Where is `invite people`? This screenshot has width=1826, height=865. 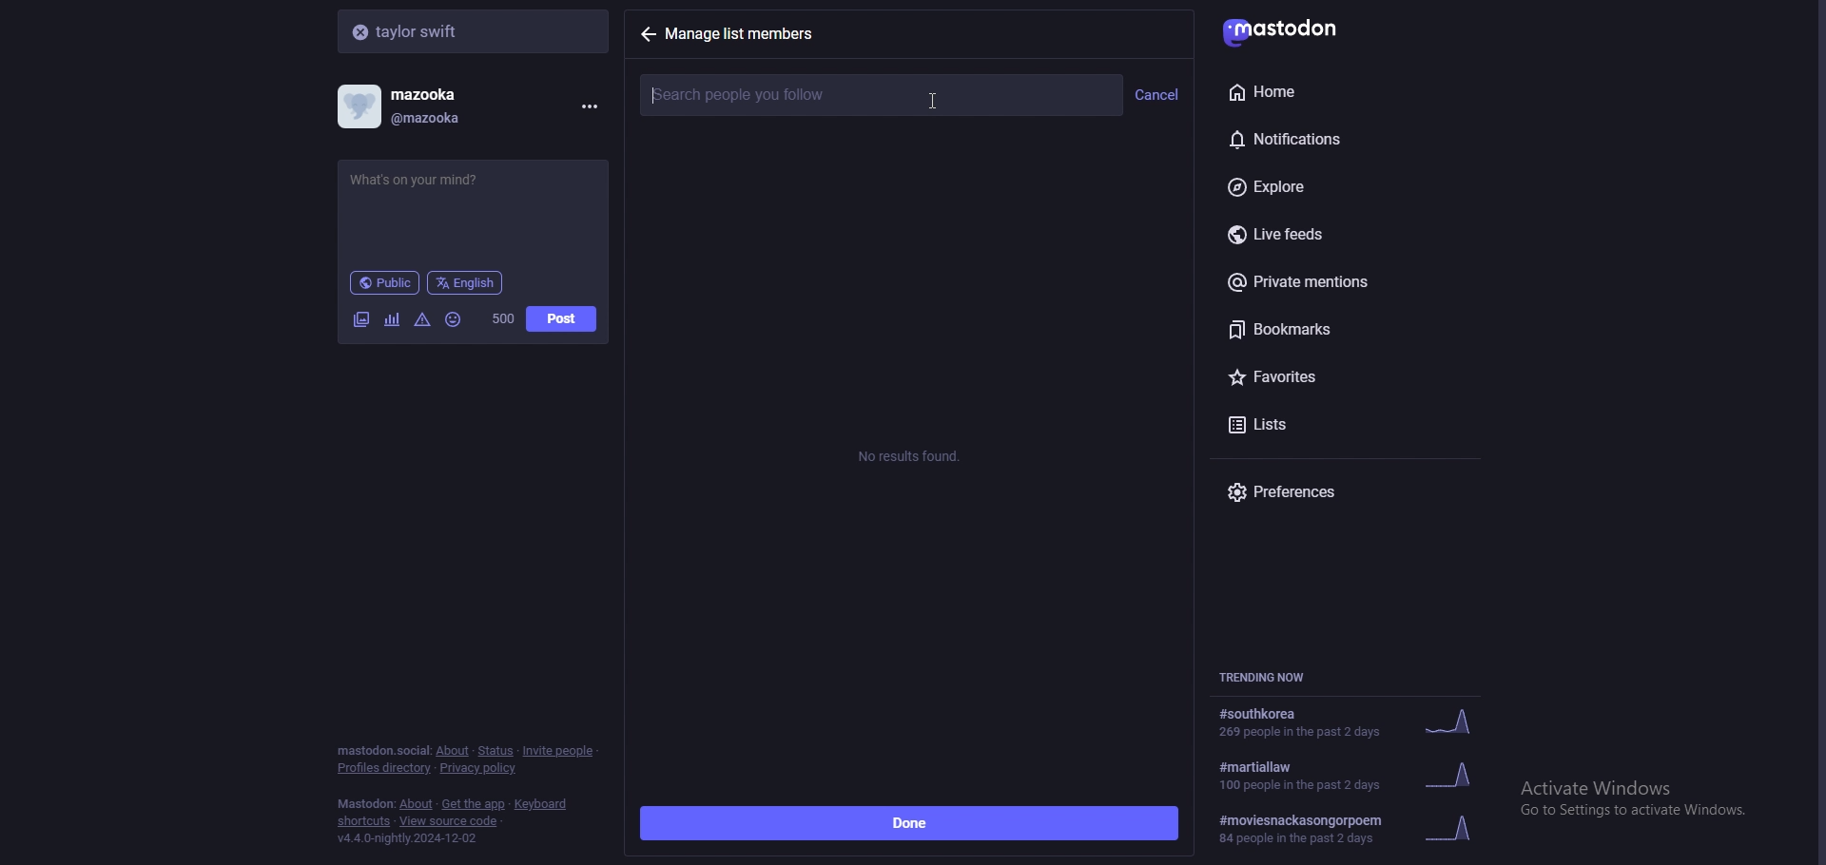 invite people is located at coordinates (559, 750).